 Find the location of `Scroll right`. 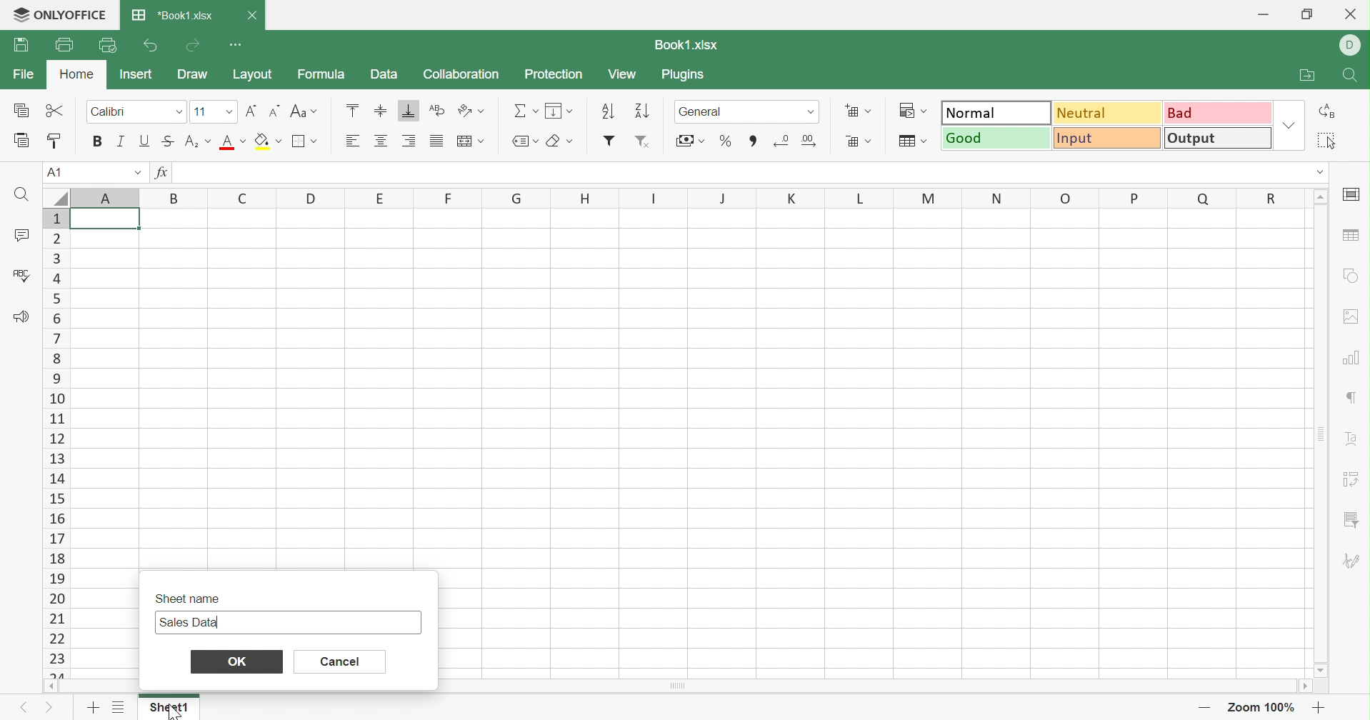

Scroll right is located at coordinates (1306, 687).